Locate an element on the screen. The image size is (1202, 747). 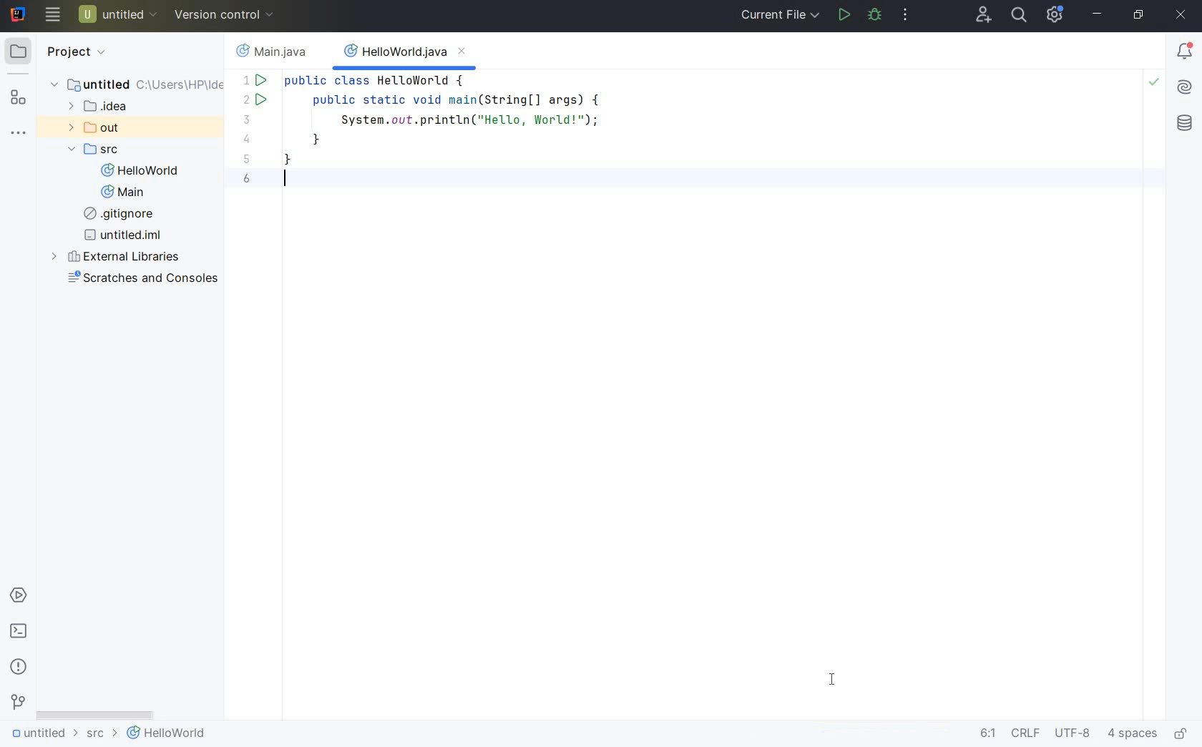
minimize is located at coordinates (1095, 14).